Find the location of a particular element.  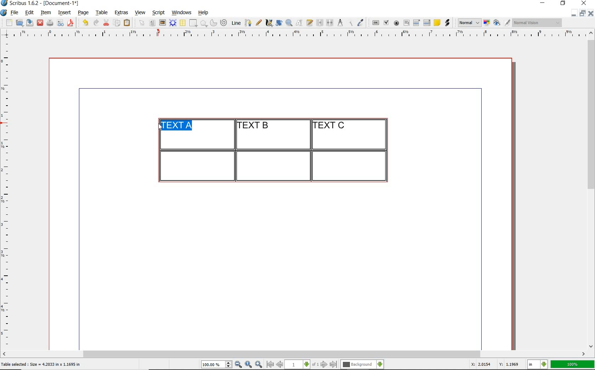

minimize is located at coordinates (574, 13).